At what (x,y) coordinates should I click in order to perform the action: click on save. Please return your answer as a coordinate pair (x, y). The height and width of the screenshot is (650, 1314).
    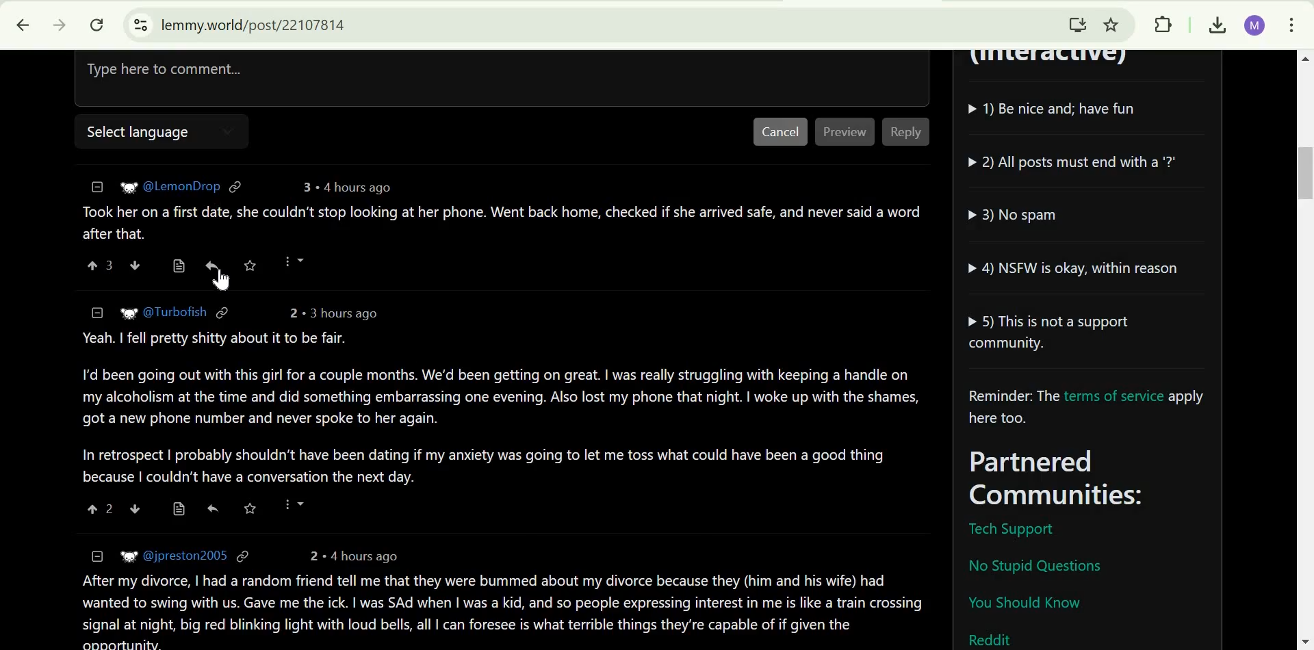
    Looking at the image, I should click on (250, 507).